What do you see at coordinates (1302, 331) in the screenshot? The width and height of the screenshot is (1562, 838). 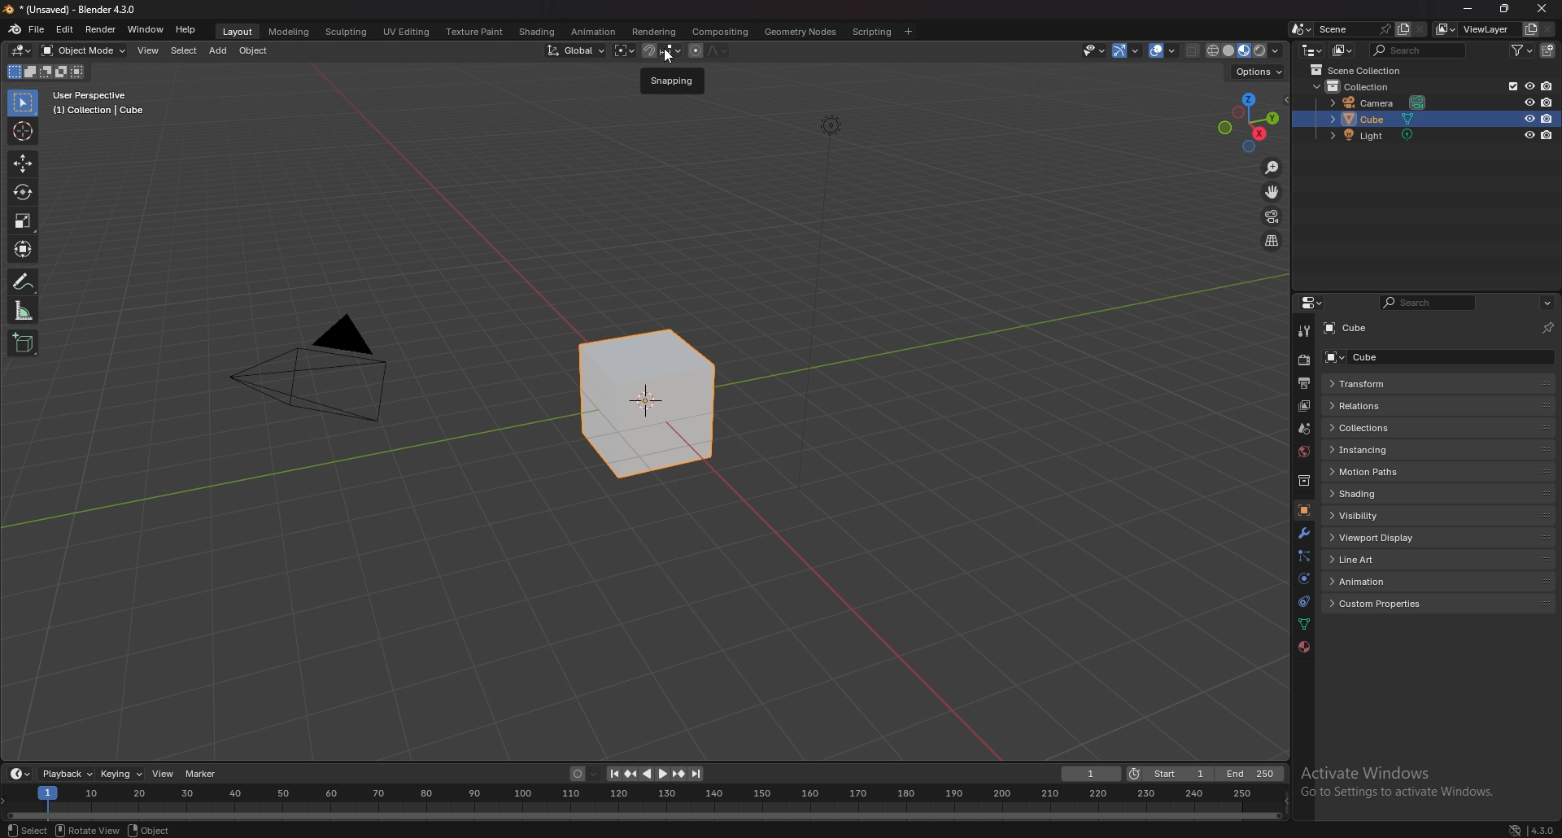 I see `tool` at bounding box center [1302, 331].